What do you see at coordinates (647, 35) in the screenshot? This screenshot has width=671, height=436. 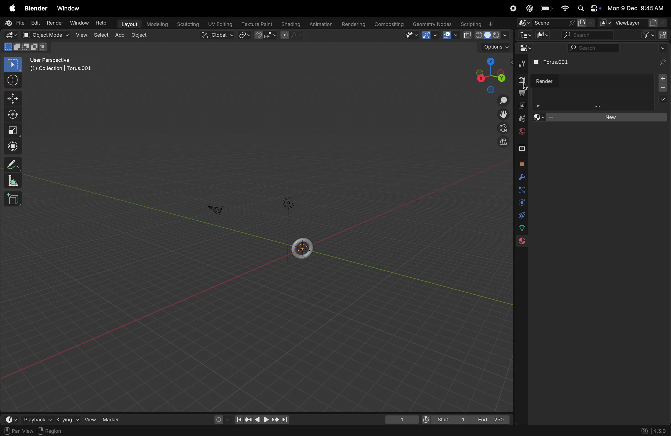 I see `filter` at bounding box center [647, 35].